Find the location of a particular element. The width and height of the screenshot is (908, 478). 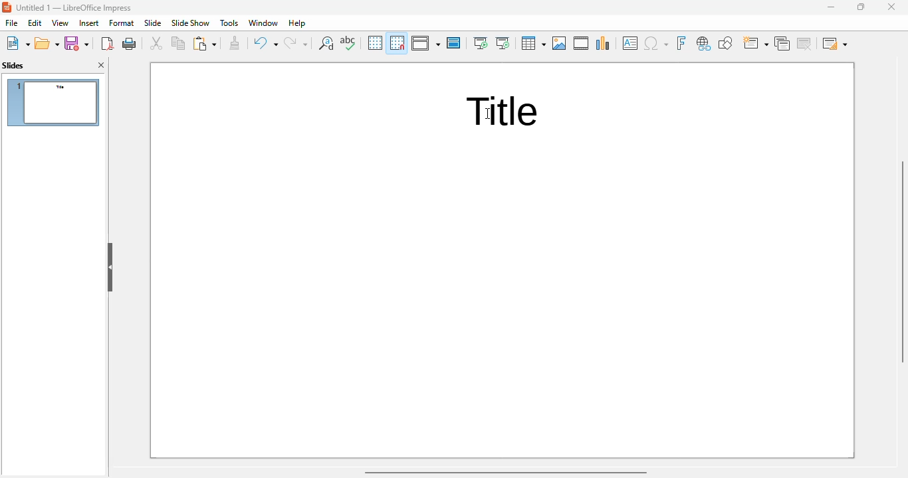

new is located at coordinates (18, 43).